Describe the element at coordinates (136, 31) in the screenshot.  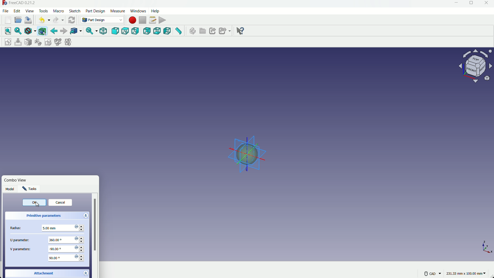
I see `right view` at that location.